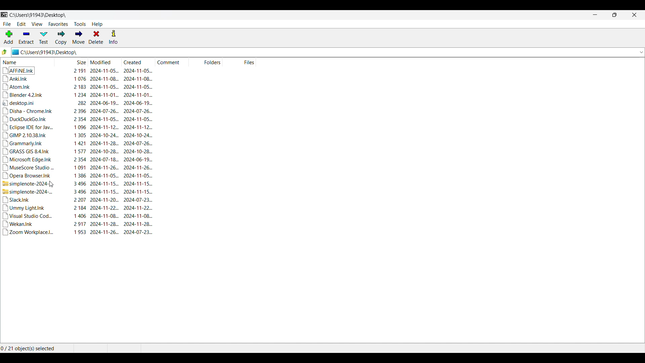  What do you see at coordinates (5, 52) in the screenshot?
I see `Go to previous folder` at bounding box center [5, 52].